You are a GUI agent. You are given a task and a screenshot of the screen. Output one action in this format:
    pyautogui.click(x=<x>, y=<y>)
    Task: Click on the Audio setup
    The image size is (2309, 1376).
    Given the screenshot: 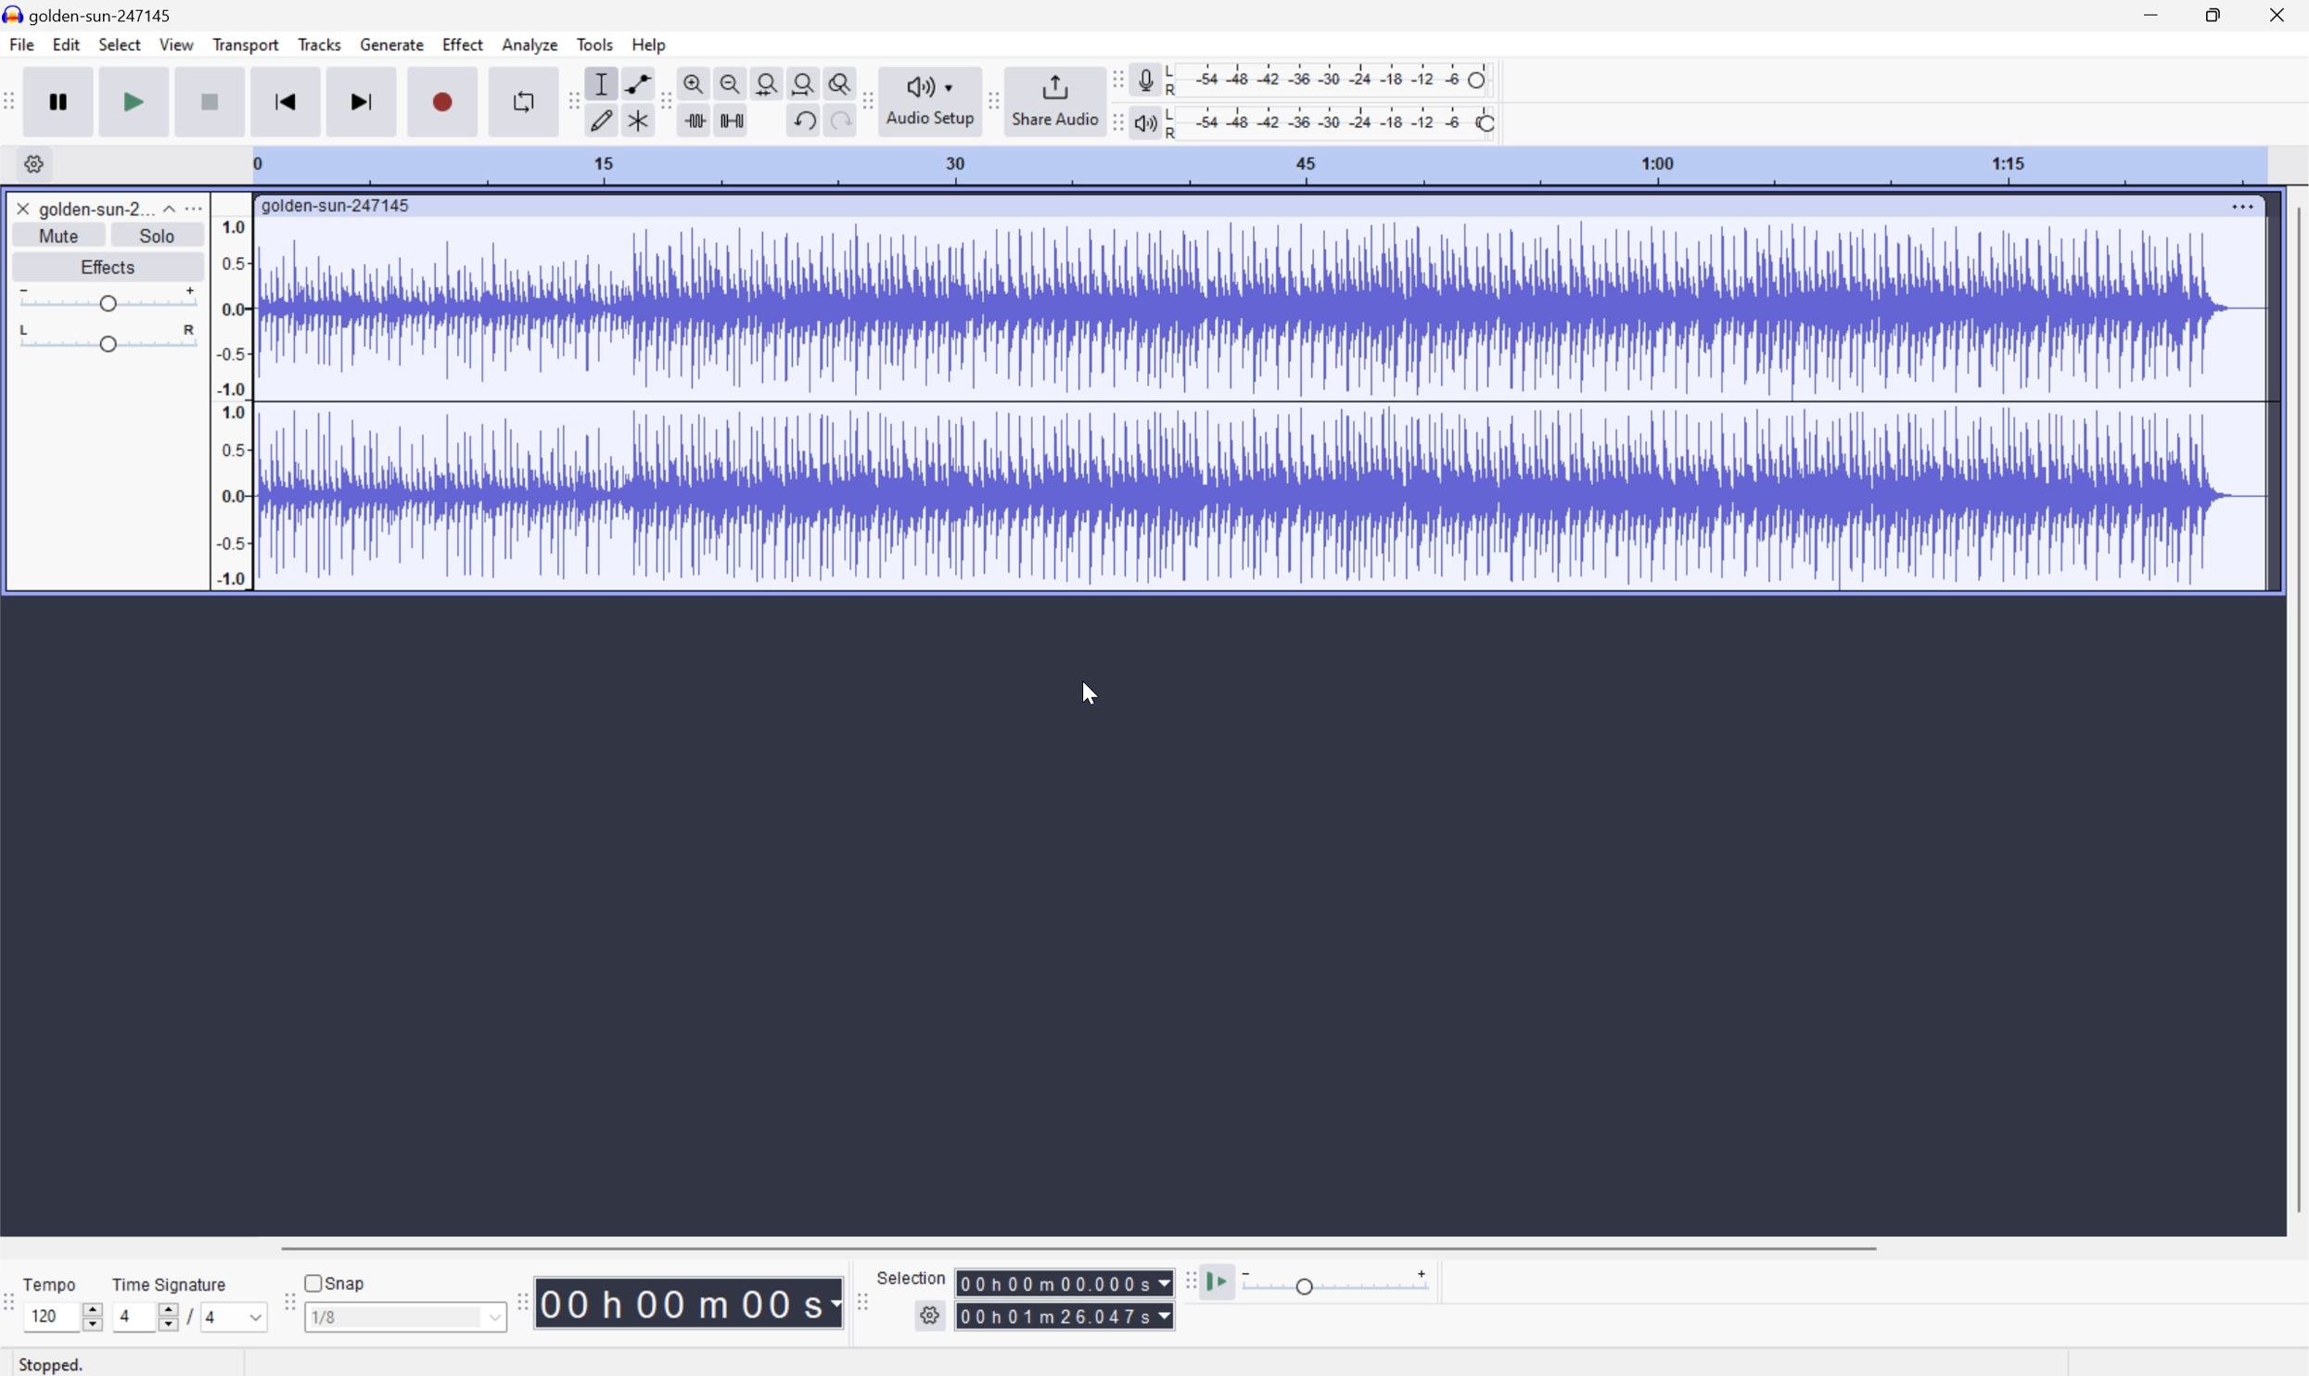 What is the action you would take?
    pyautogui.click(x=931, y=102)
    